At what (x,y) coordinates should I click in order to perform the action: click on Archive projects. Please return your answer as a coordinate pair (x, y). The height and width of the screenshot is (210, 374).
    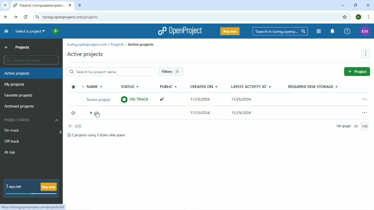
    Looking at the image, I should click on (141, 45).